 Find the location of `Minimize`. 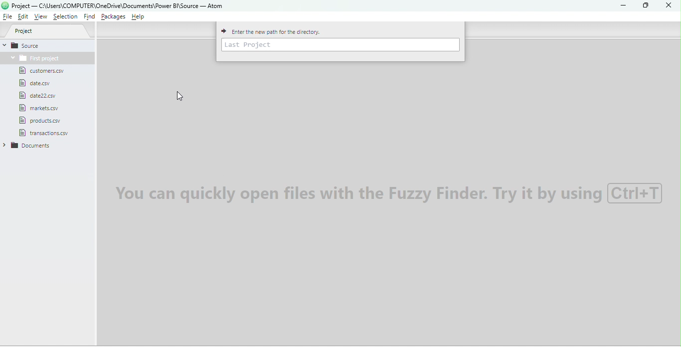

Minimize is located at coordinates (622, 5).